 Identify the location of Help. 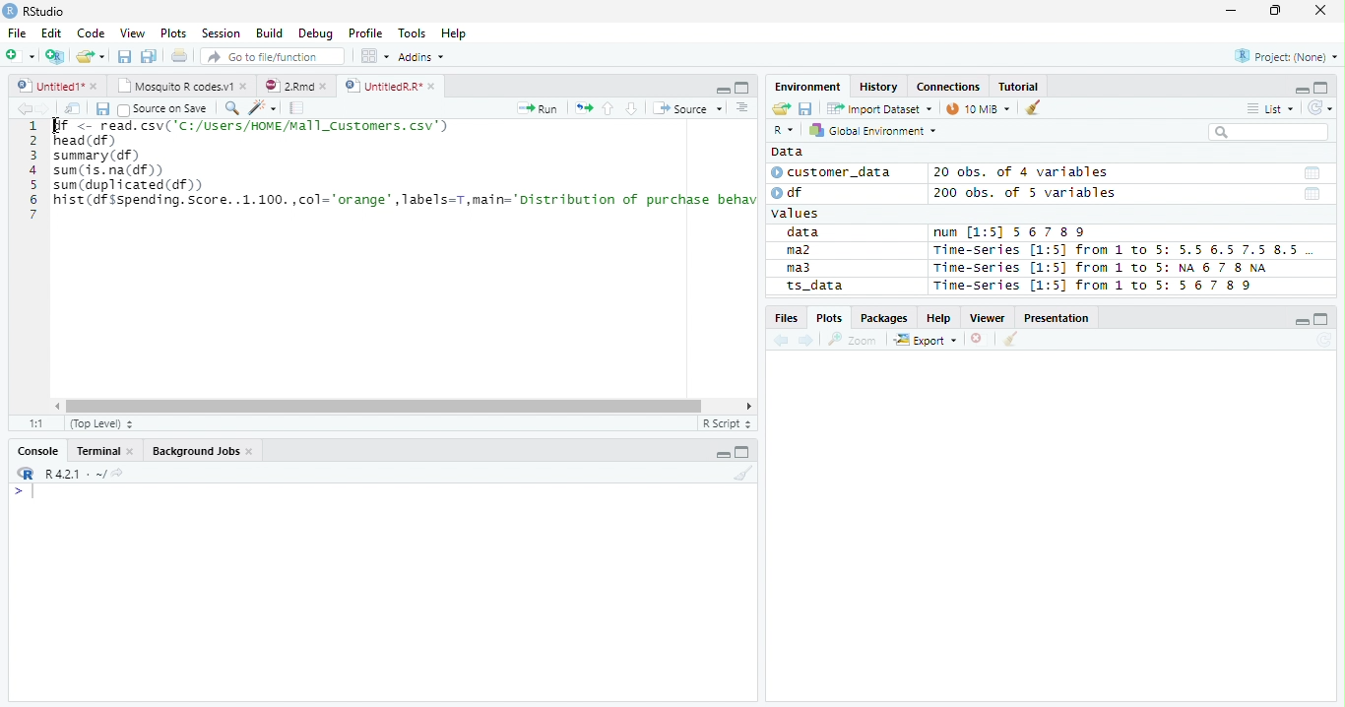
(456, 33).